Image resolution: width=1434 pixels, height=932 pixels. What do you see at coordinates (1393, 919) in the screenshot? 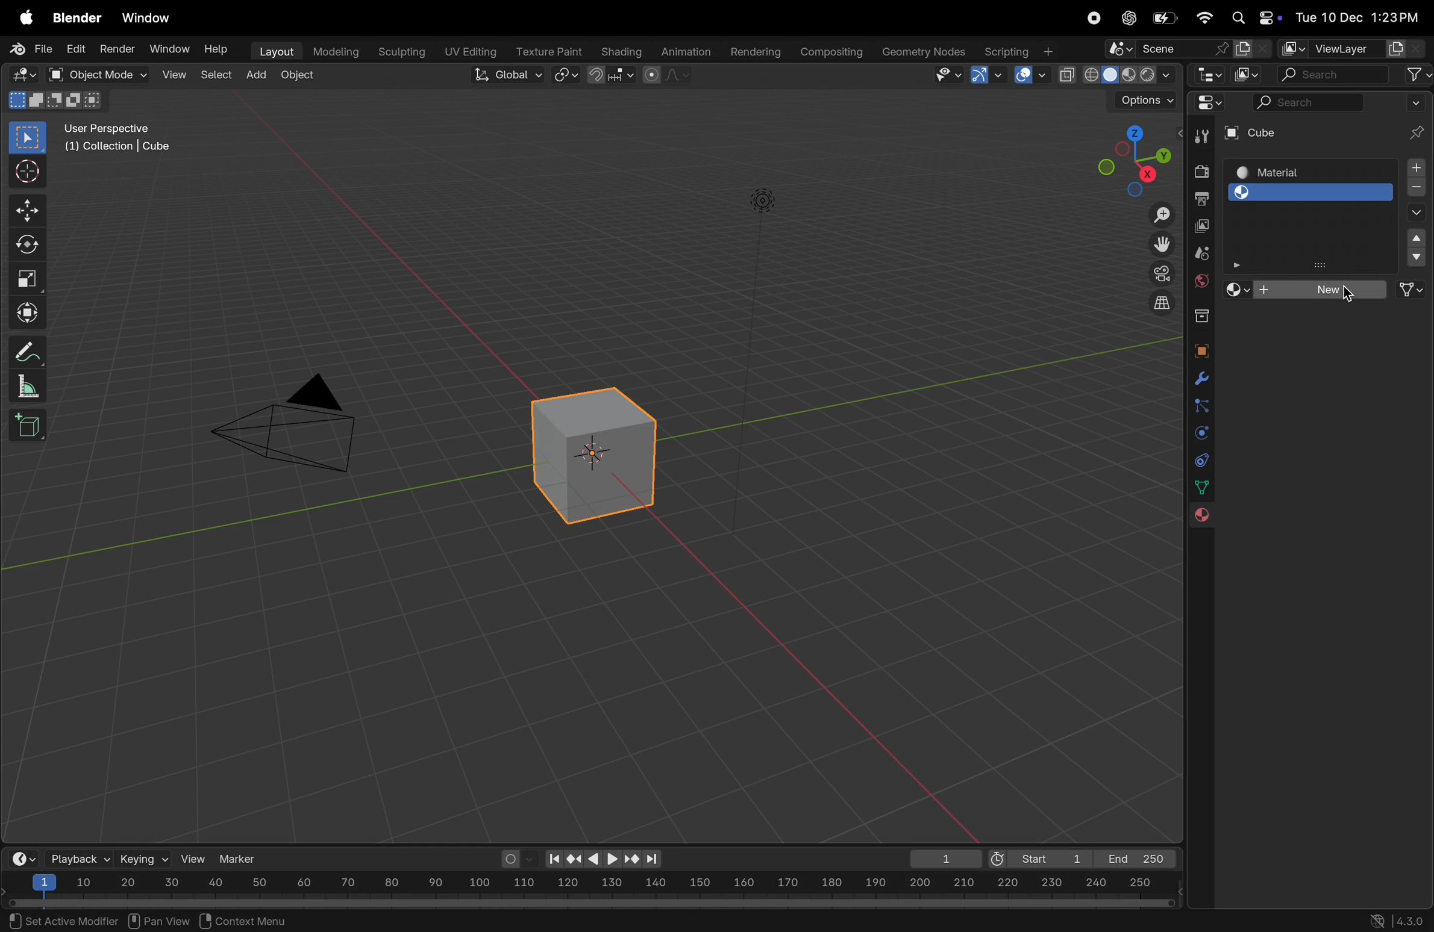
I see `version 4.30` at bounding box center [1393, 919].